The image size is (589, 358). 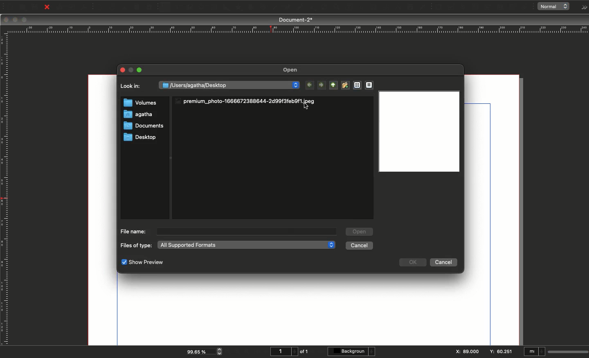 What do you see at coordinates (371, 85) in the screenshot?
I see `List` at bounding box center [371, 85].